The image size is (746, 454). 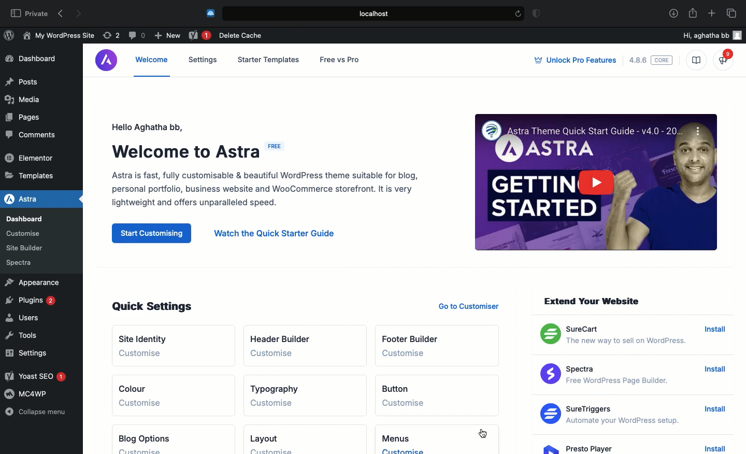 I want to click on Customize, so click(x=405, y=354).